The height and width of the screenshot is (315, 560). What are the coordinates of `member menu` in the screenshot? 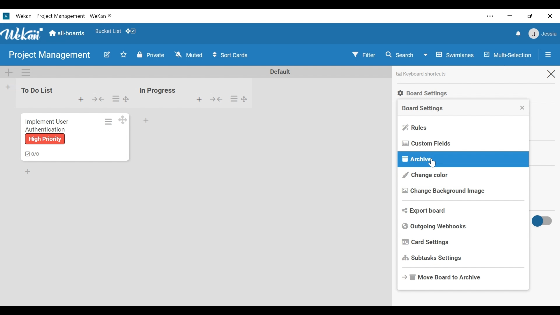 It's located at (542, 33).